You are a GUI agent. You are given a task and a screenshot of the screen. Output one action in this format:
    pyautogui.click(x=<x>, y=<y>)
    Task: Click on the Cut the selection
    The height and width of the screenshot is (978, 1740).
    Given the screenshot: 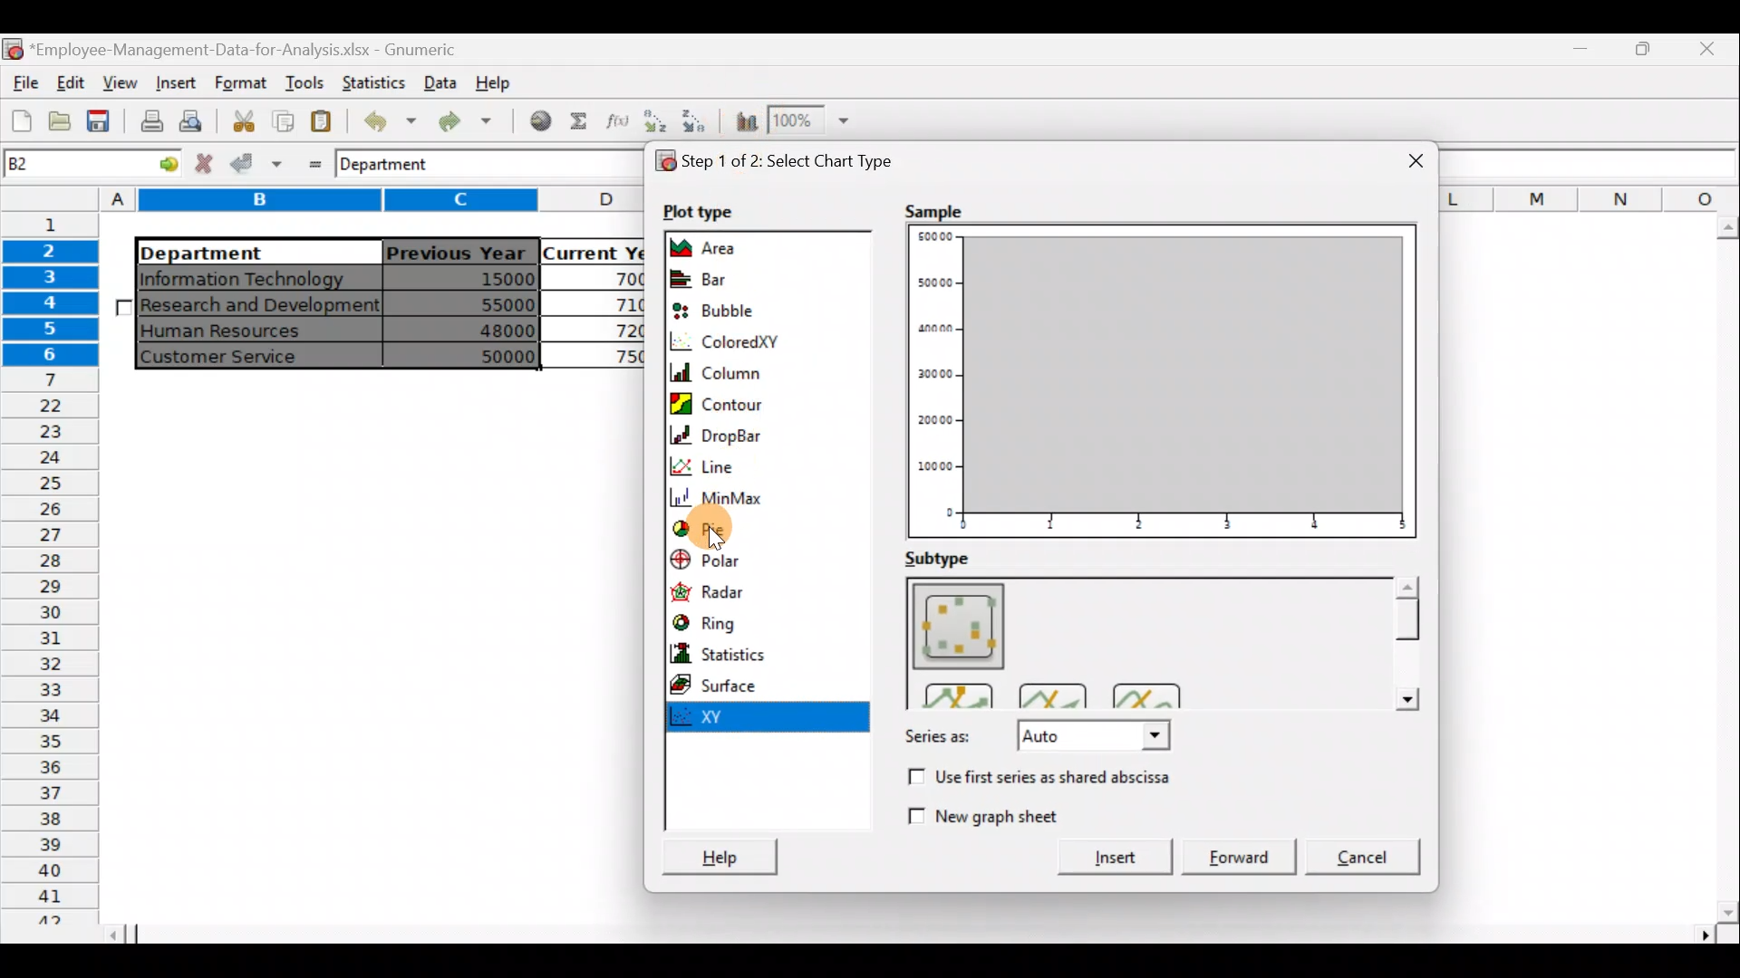 What is the action you would take?
    pyautogui.click(x=243, y=119)
    